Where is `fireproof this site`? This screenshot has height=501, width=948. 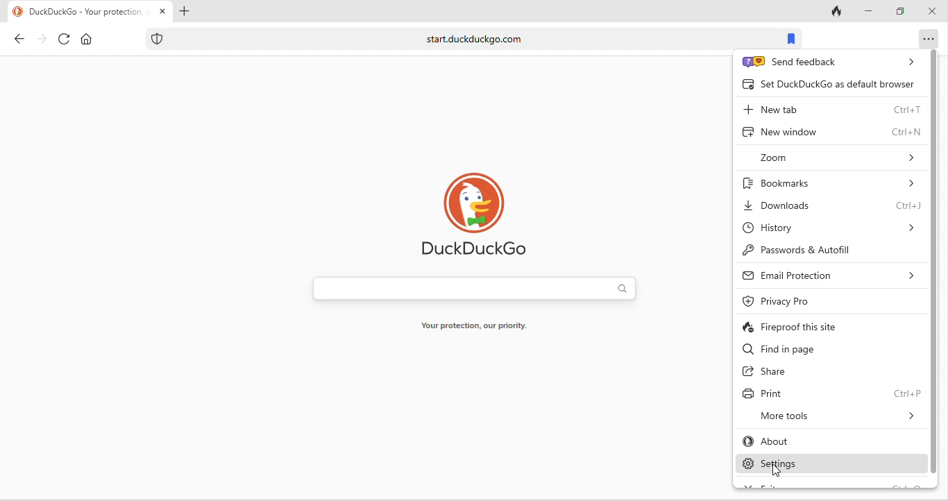 fireproof this site is located at coordinates (811, 325).